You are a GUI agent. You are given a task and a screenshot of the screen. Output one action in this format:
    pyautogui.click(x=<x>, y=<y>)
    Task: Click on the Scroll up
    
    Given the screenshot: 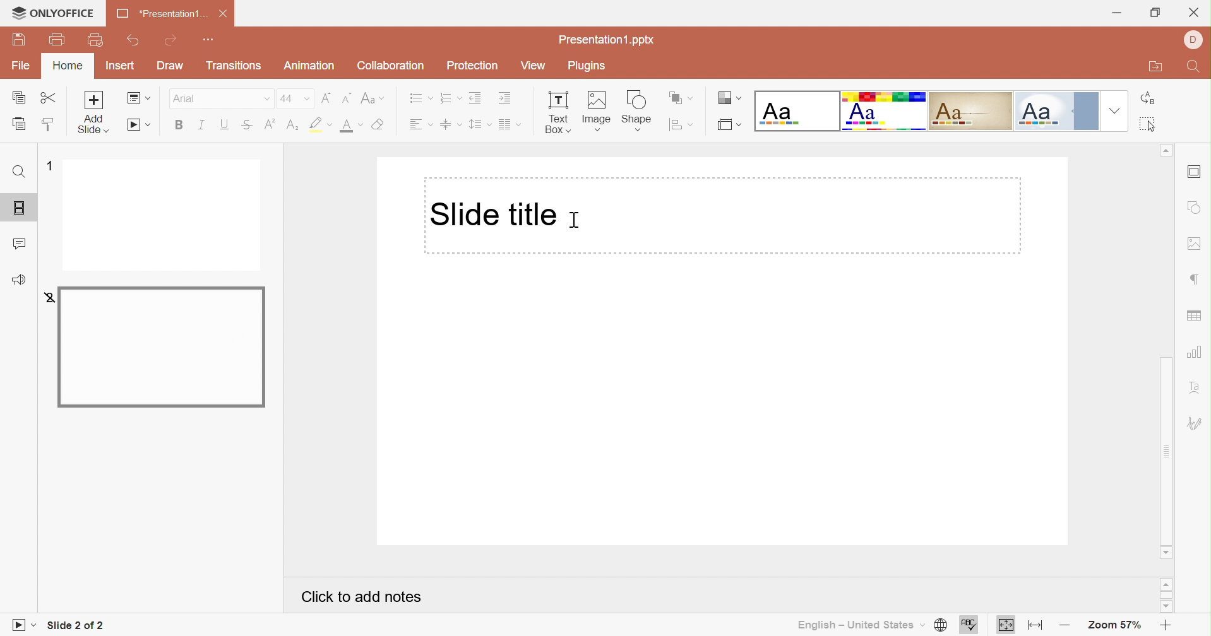 What is the action you would take?
    pyautogui.click(x=1166, y=584)
    